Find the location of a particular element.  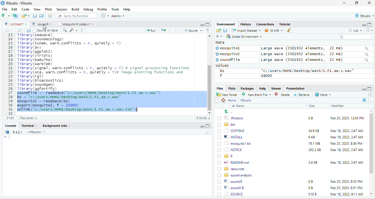

“c:/users/HOME /Desktop/WAVS/1.F1. ae. v.wav" is located at coordinates (308, 71).